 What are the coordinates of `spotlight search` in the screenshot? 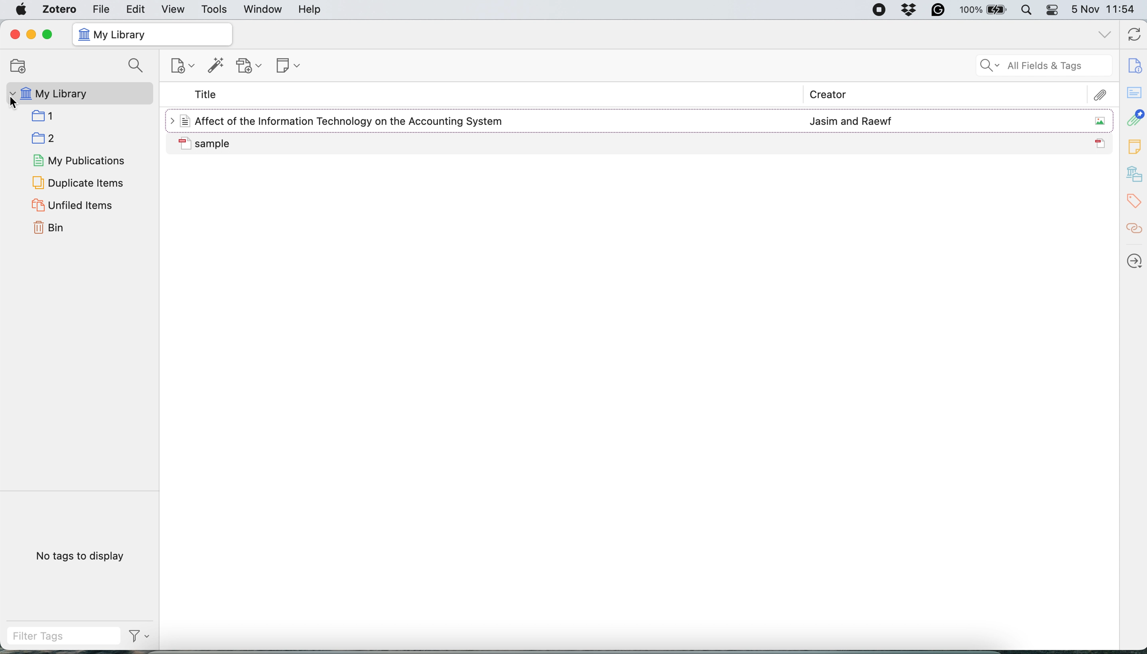 It's located at (1028, 13).